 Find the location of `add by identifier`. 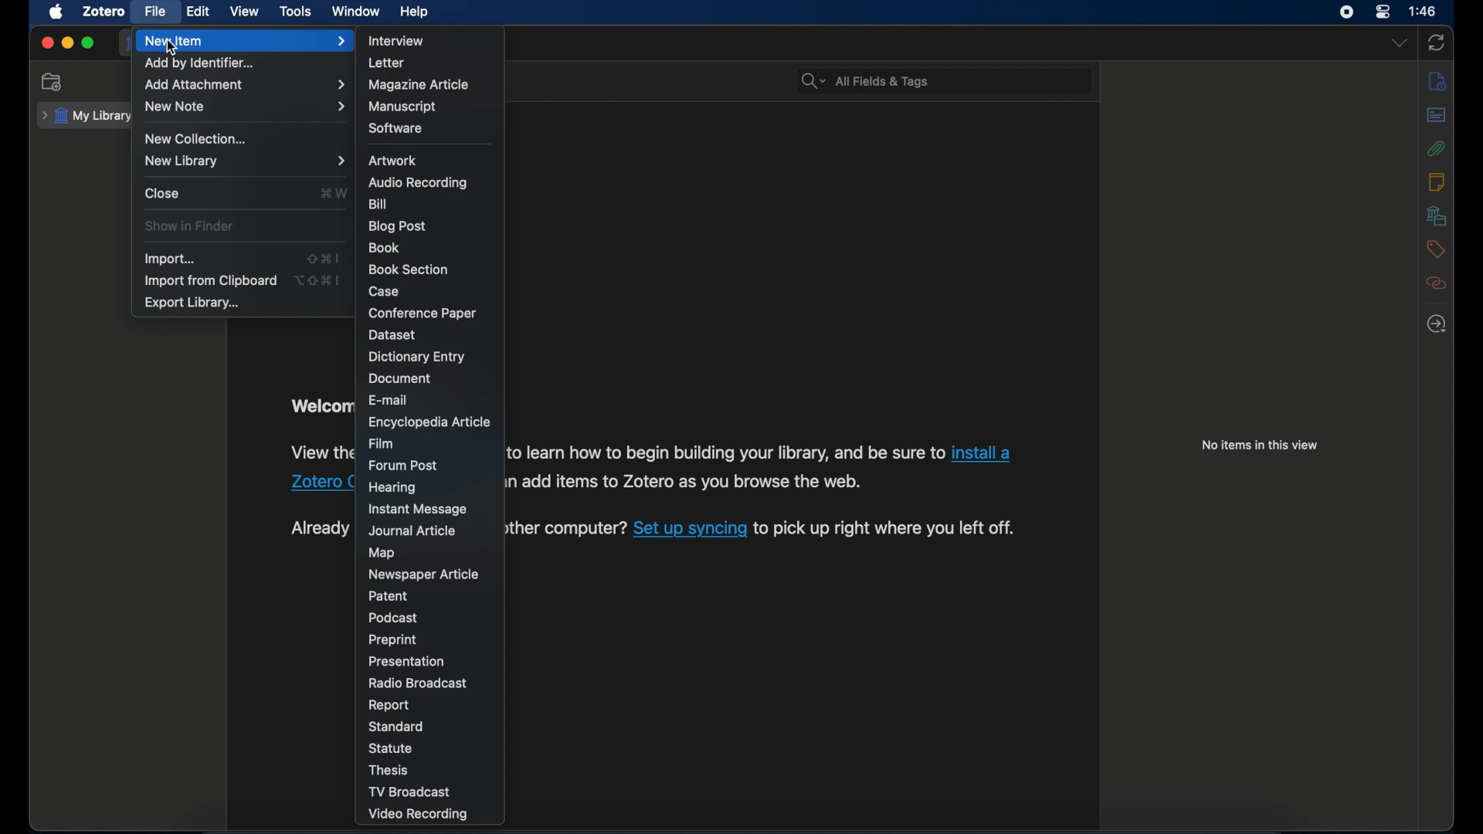

add by identifier is located at coordinates (201, 64).